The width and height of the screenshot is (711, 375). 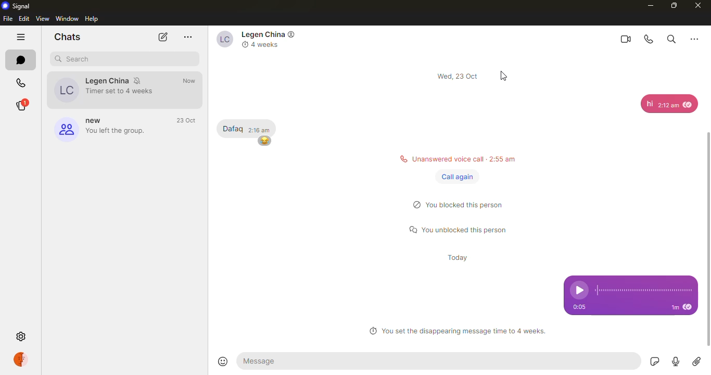 What do you see at coordinates (625, 39) in the screenshot?
I see `video call` at bounding box center [625, 39].